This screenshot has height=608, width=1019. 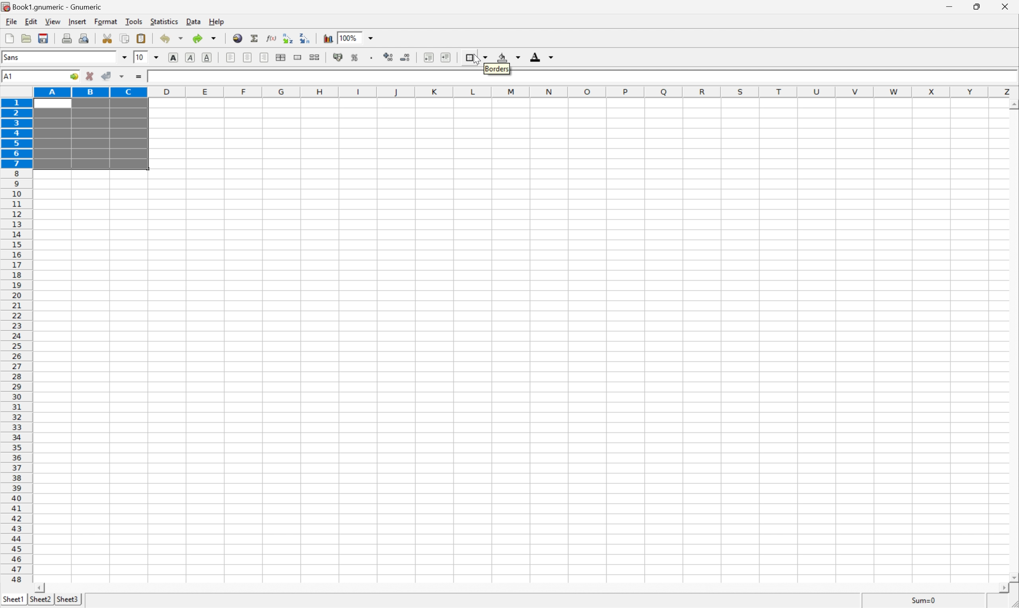 I want to click on cursor on borders, so click(x=473, y=58).